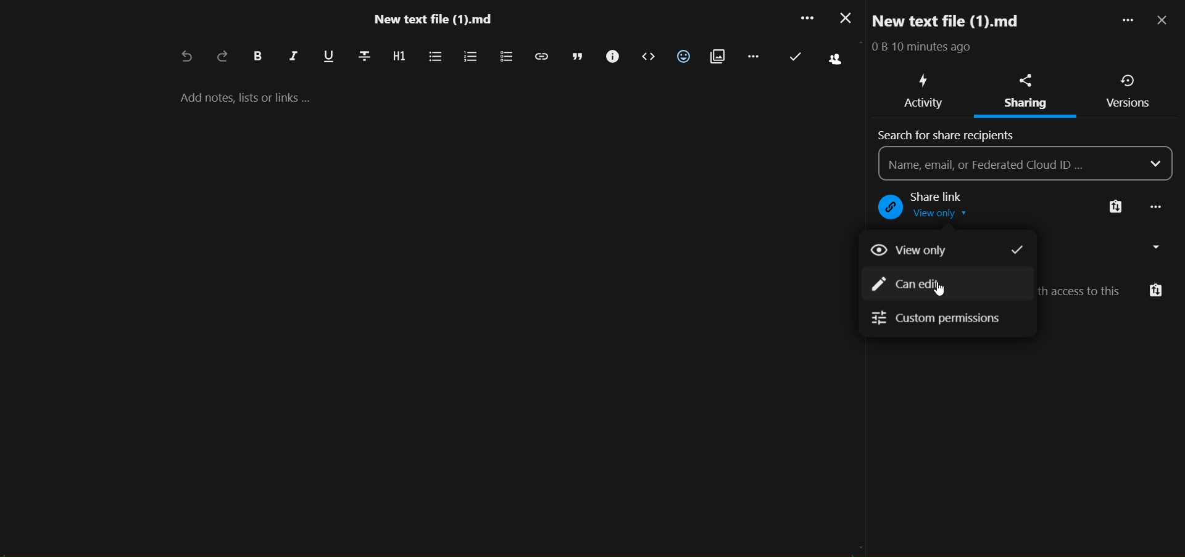 The width and height of the screenshot is (1185, 557). Describe the element at coordinates (1026, 79) in the screenshot. I see `sharing` at that location.